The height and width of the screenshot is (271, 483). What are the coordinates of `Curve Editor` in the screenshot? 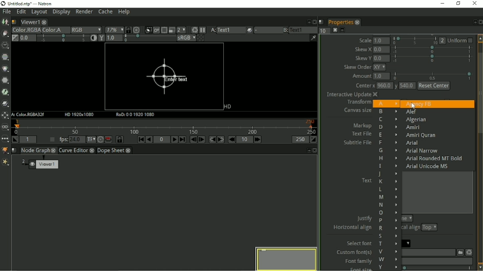 It's located at (73, 151).